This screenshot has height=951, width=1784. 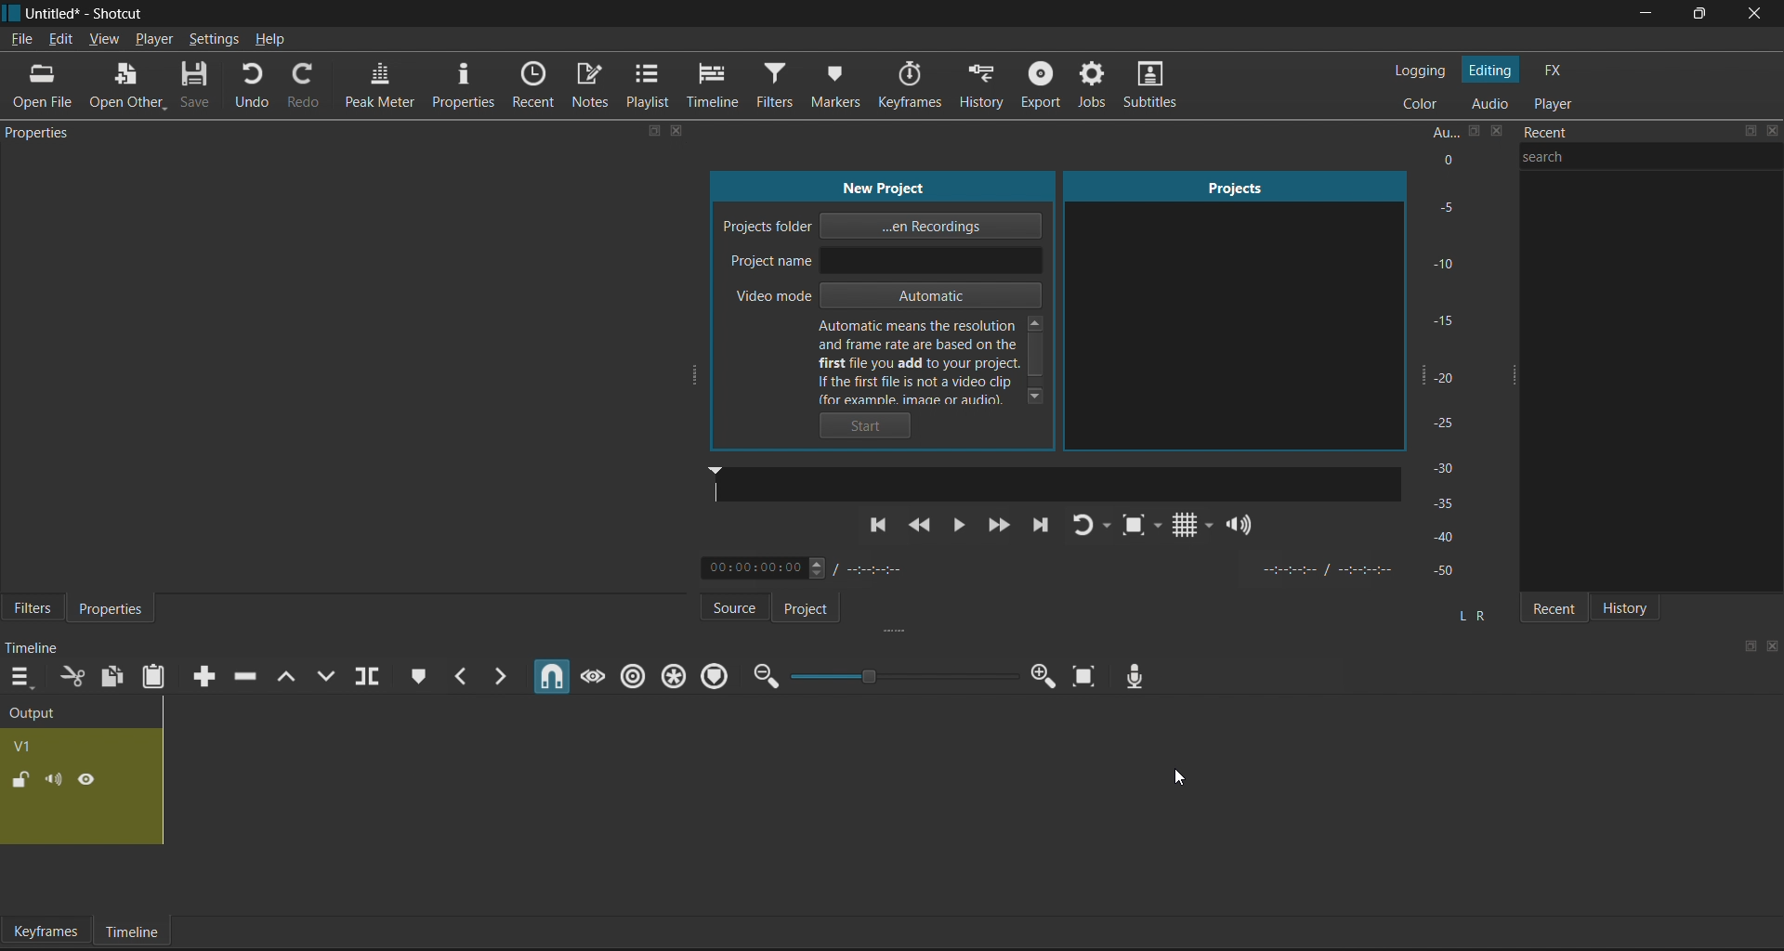 What do you see at coordinates (885, 262) in the screenshot?
I see `Project name` at bounding box center [885, 262].